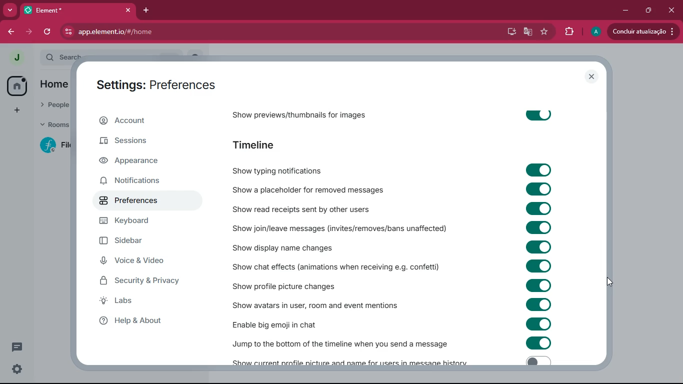 The image size is (683, 384). I want to click on cursor, so click(611, 283).